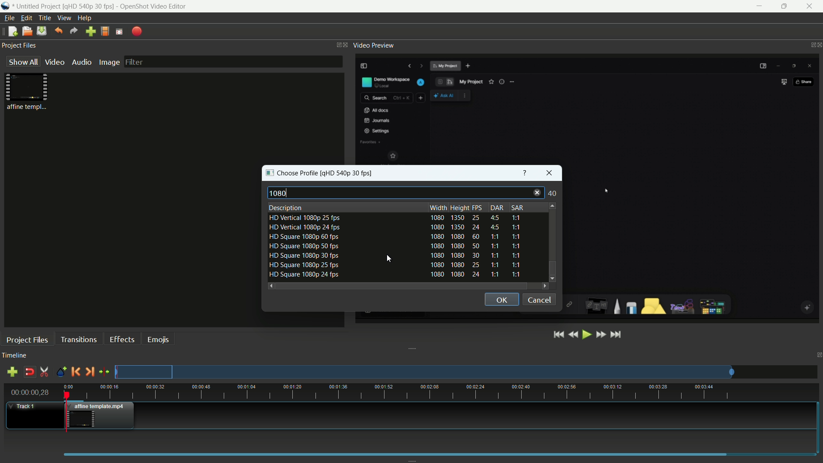 The height and width of the screenshot is (463, 823). What do you see at coordinates (813, 6) in the screenshot?
I see `close app` at bounding box center [813, 6].